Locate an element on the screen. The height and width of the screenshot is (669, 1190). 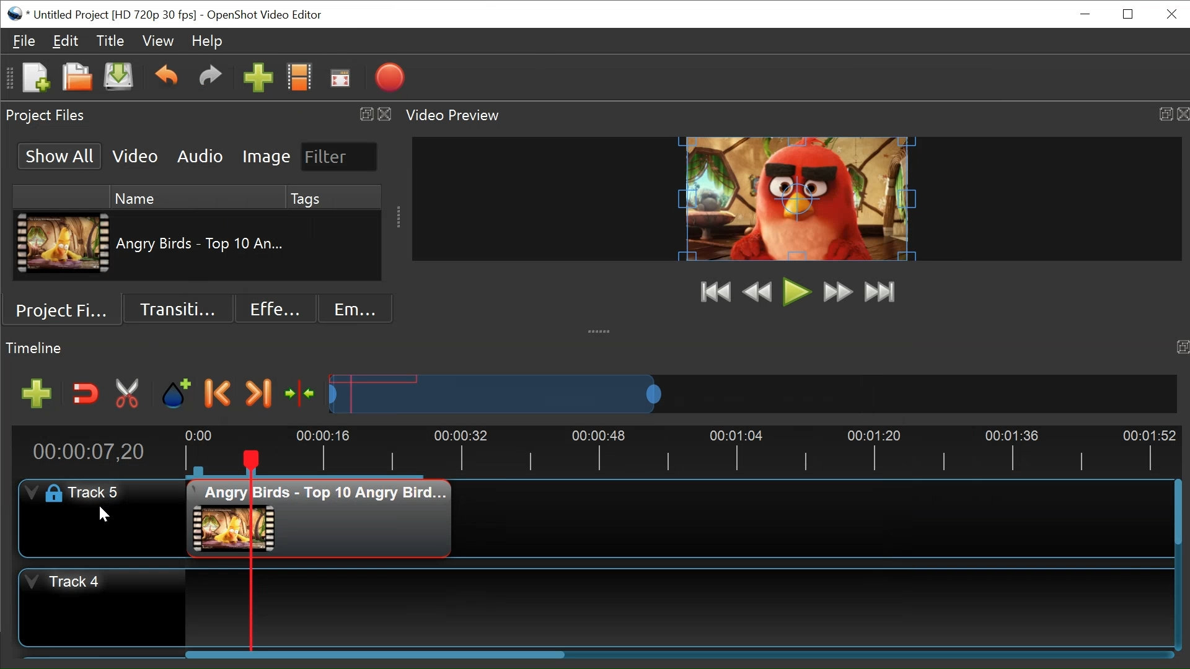
Video Preview is located at coordinates (795, 116).